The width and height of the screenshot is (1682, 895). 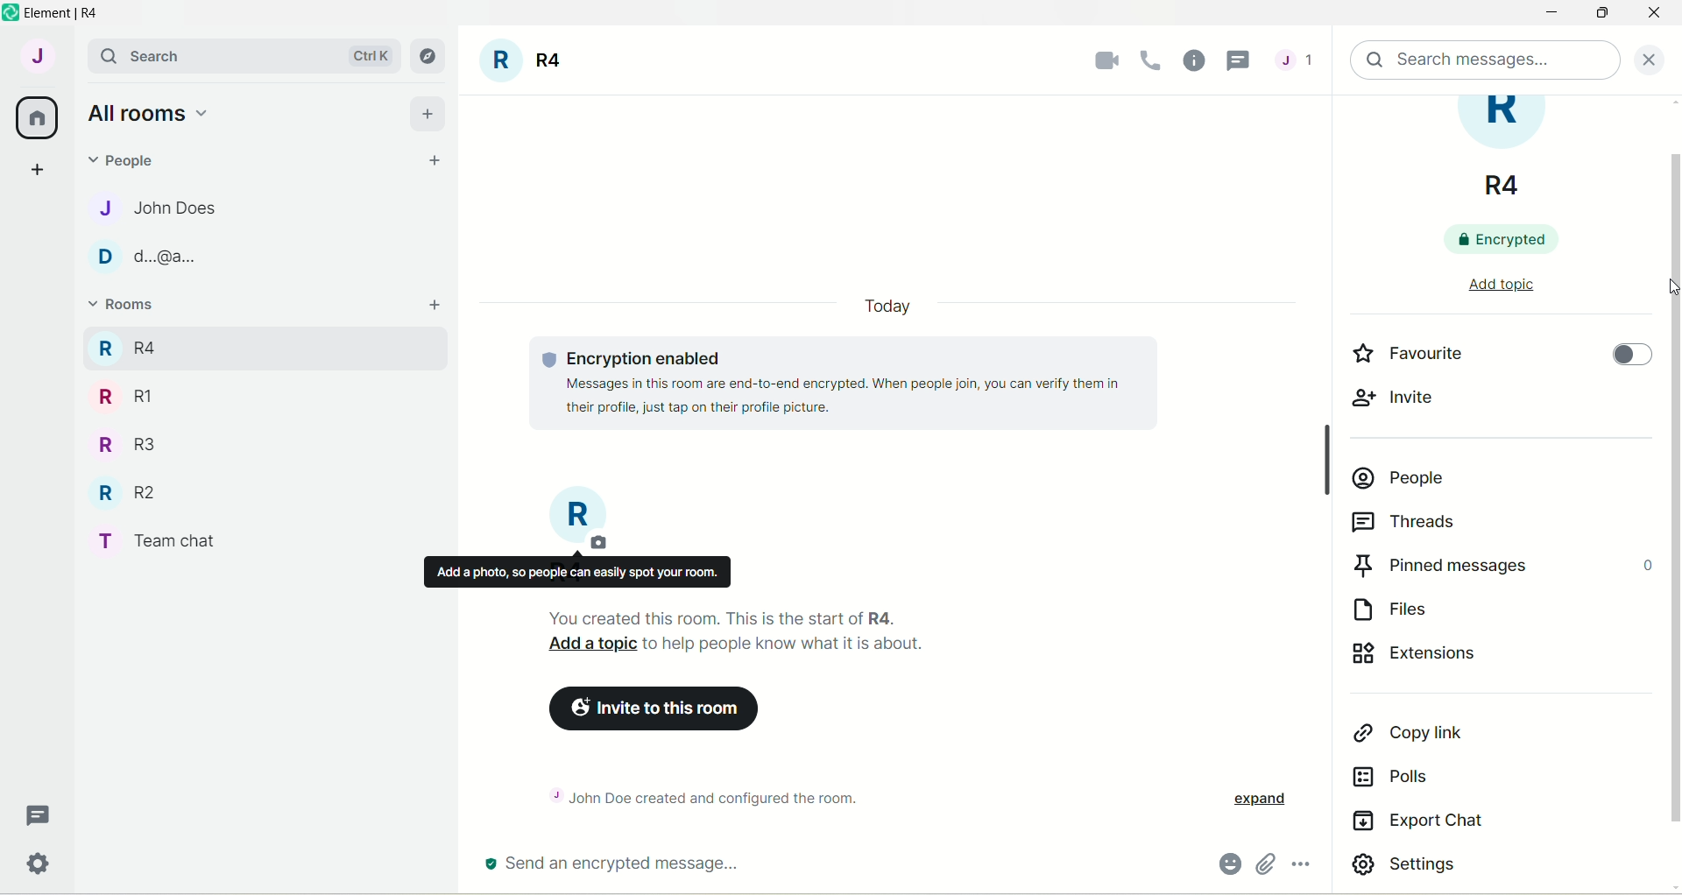 What do you see at coordinates (11, 13) in the screenshot?
I see `logo` at bounding box center [11, 13].